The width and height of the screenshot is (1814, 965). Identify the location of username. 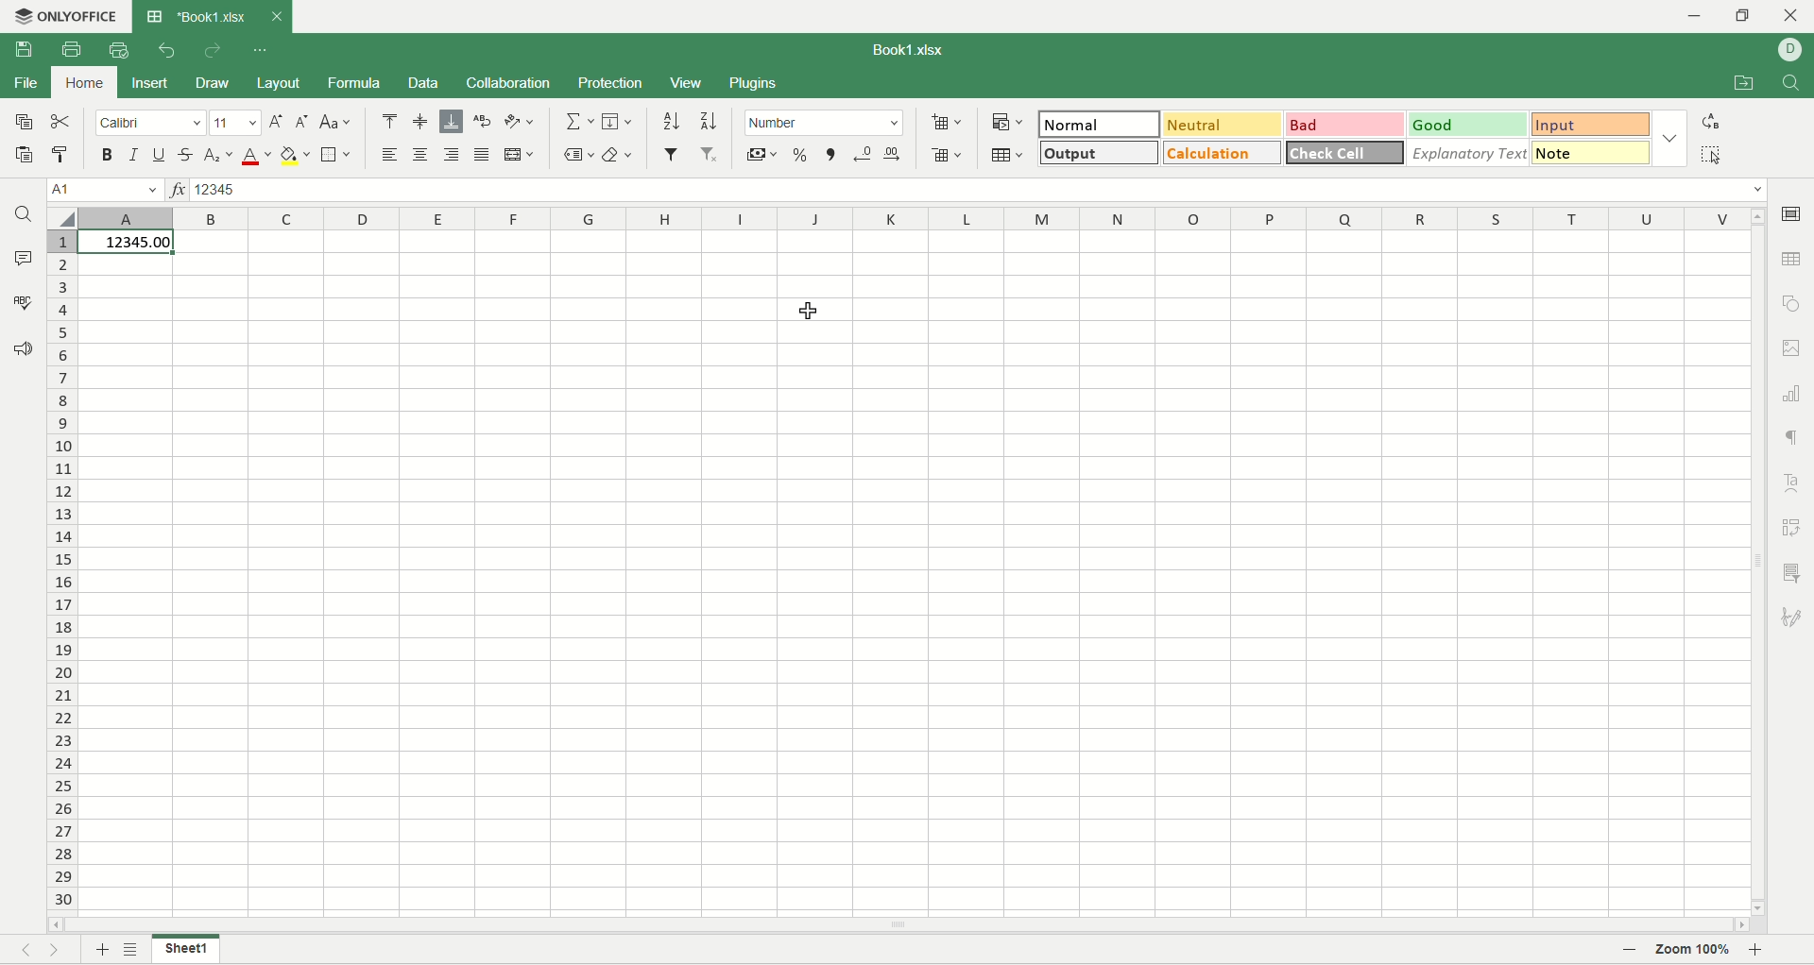
(1789, 51).